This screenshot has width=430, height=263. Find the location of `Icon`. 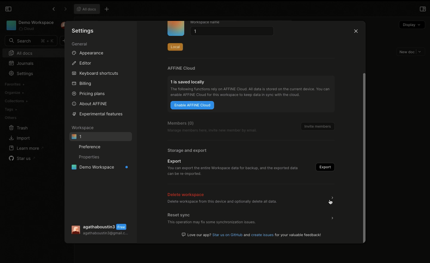

Icon is located at coordinates (176, 29).